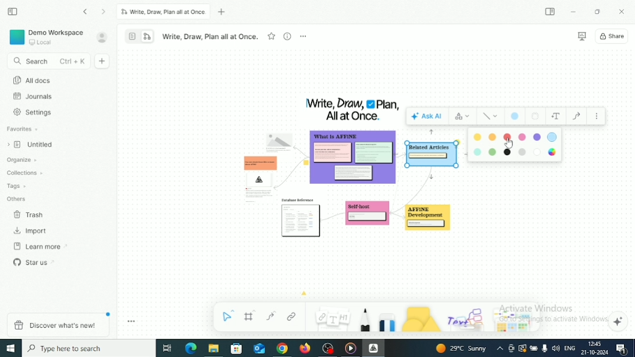 The image size is (635, 357). What do you see at coordinates (582, 37) in the screenshot?
I see `Presentation` at bounding box center [582, 37].